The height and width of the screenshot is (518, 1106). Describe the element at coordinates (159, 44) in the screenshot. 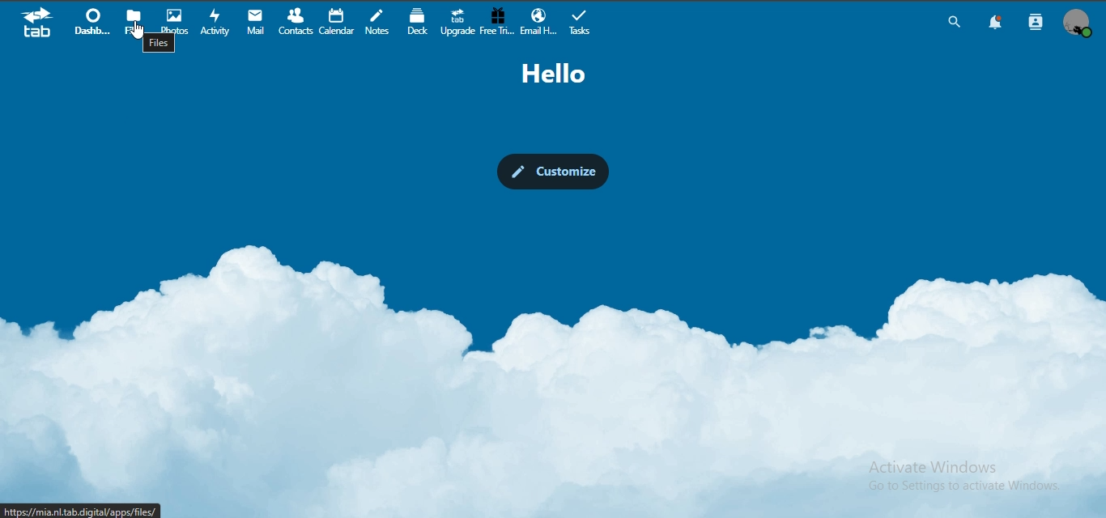

I see `files` at that location.